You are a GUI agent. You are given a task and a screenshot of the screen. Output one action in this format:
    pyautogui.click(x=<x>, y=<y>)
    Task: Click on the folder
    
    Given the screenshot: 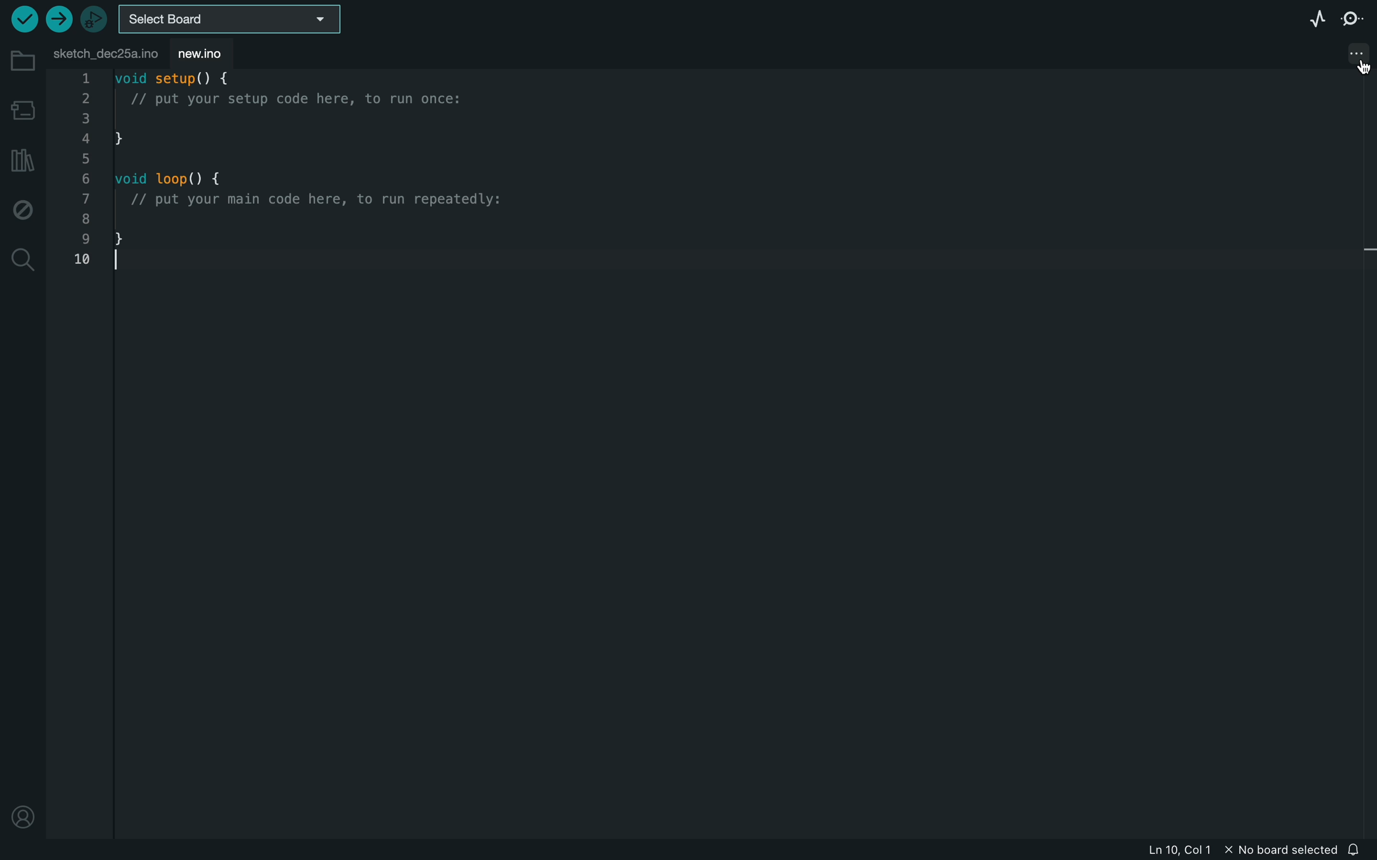 What is the action you would take?
    pyautogui.click(x=21, y=61)
    